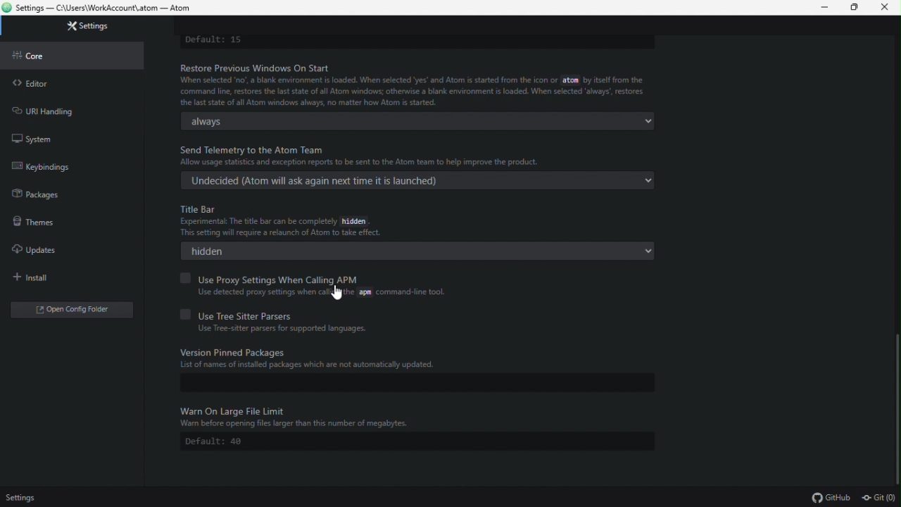 The image size is (901, 507). I want to click on close, so click(886, 8).